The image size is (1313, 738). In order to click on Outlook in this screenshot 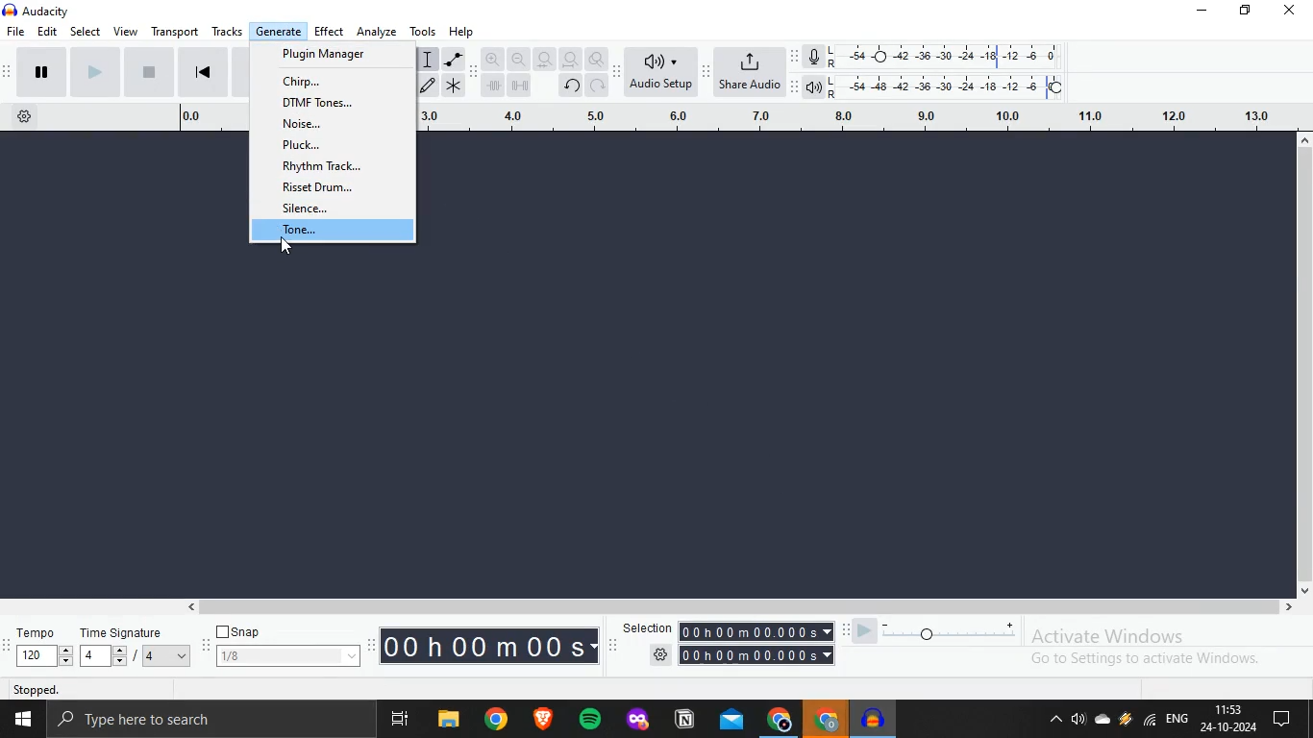, I will do `click(732, 723)`.